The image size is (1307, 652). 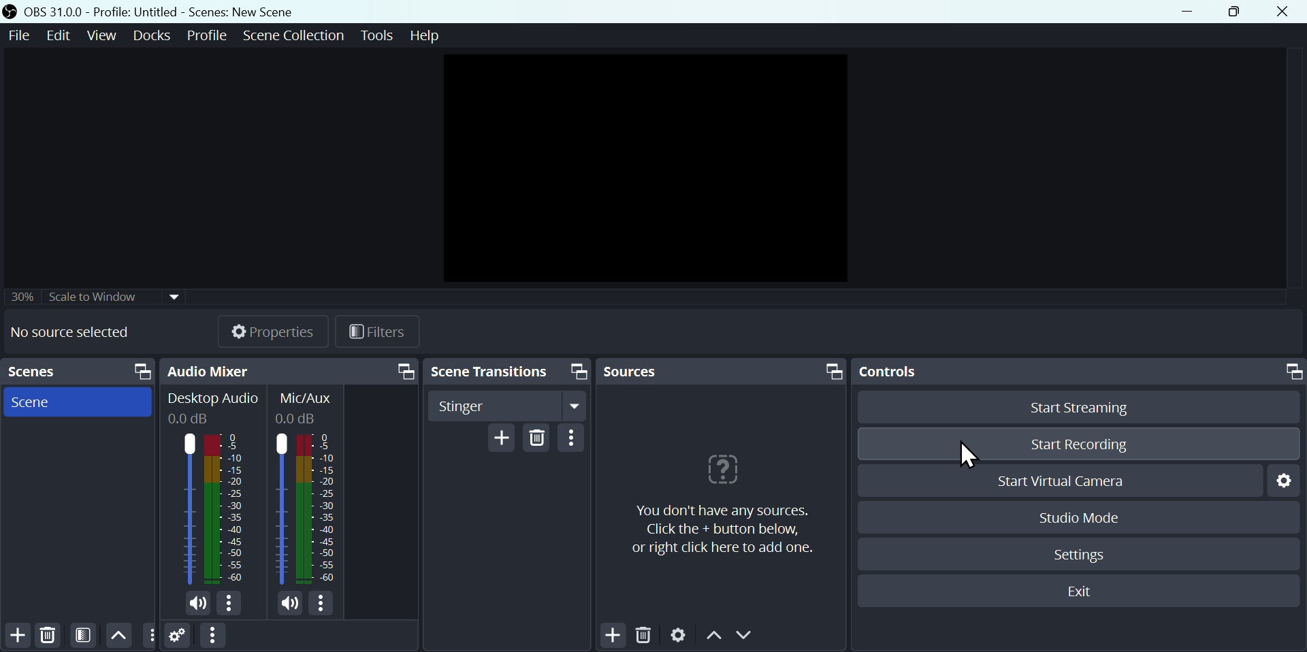 I want to click on Start virtual camera, so click(x=1075, y=479).